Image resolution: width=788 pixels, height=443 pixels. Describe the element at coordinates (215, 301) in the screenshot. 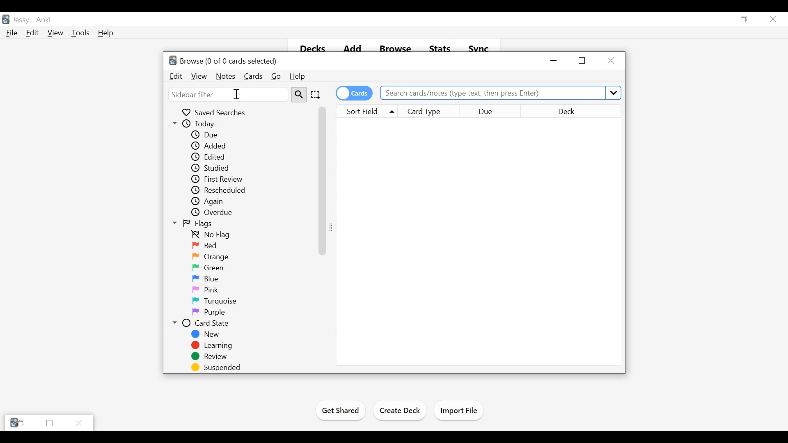

I see `Turquoise` at that location.